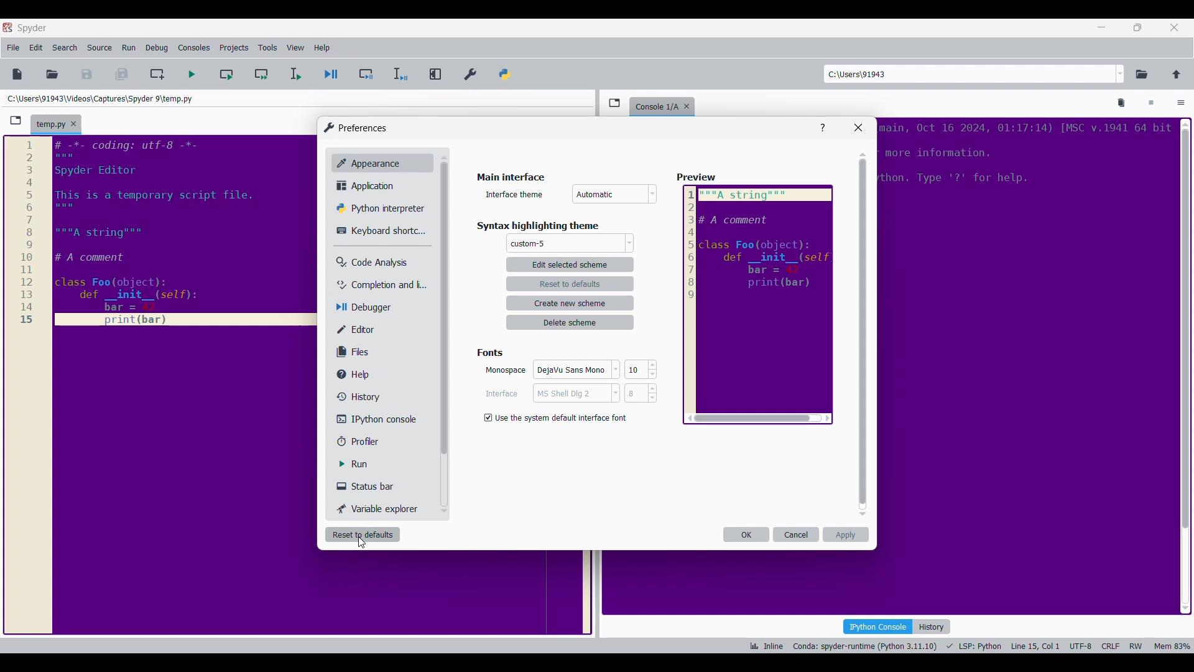 The width and height of the screenshot is (1194, 672). Describe the element at coordinates (863, 334) in the screenshot. I see `Vertical slide bar` at that location.